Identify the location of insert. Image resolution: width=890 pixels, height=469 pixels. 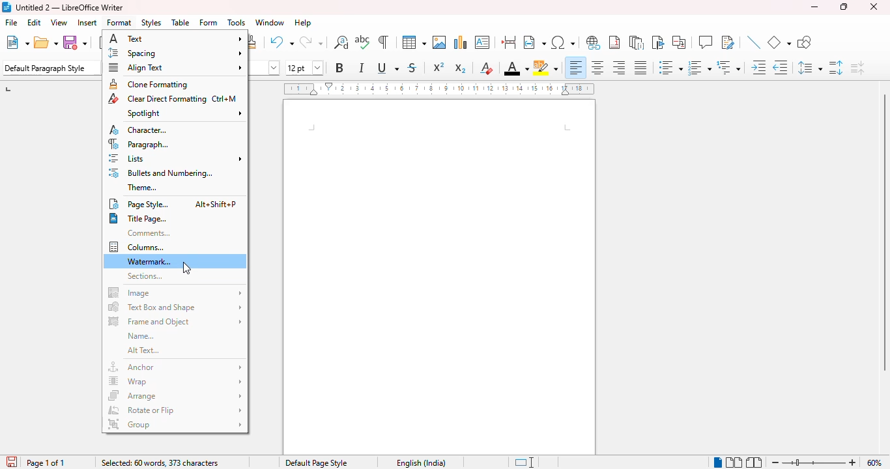
(87, 22).